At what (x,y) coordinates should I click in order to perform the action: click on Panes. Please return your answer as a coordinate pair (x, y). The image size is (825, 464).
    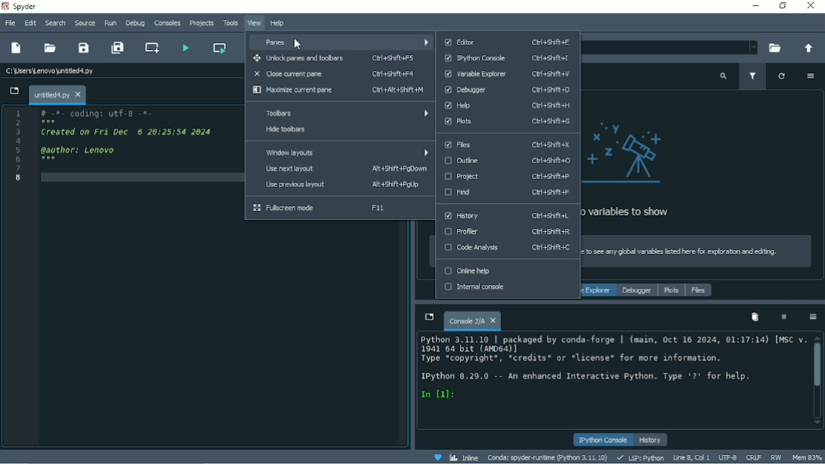
    Looking at the image, I should click on (340, 43).